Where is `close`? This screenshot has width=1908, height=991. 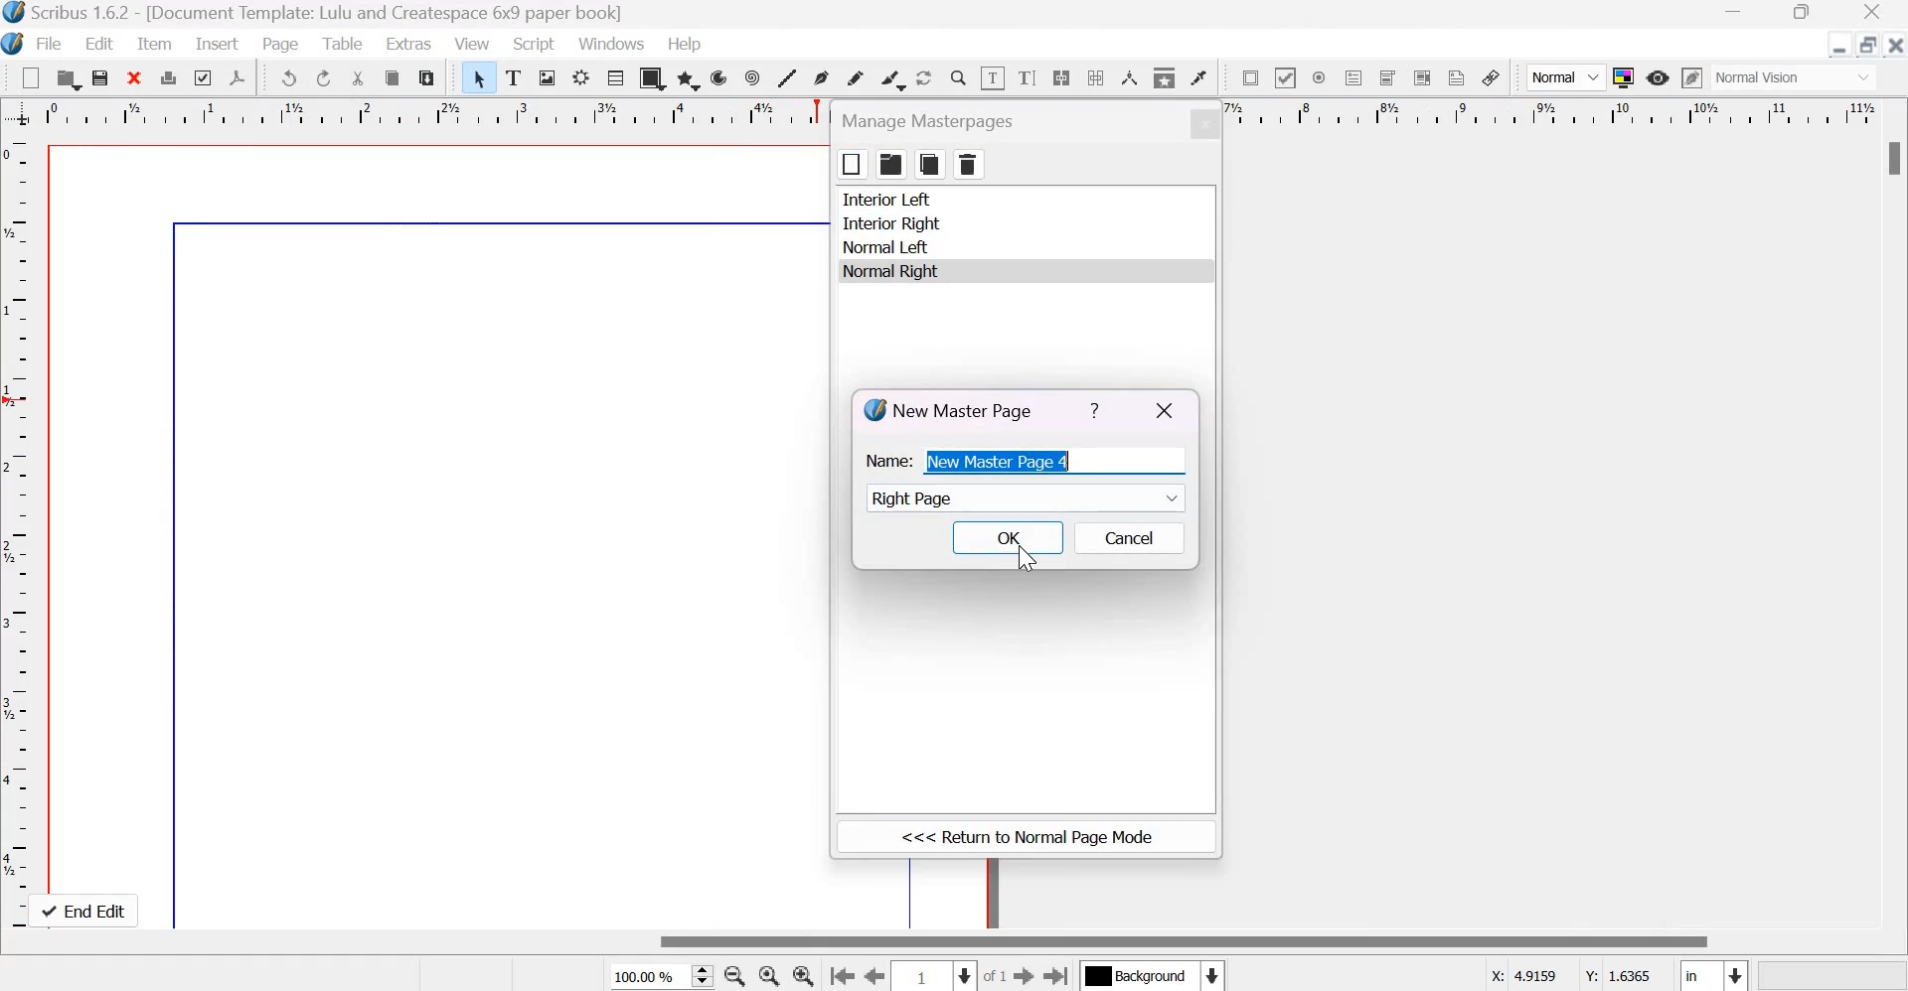 close is located at coordinates (1206, 124).